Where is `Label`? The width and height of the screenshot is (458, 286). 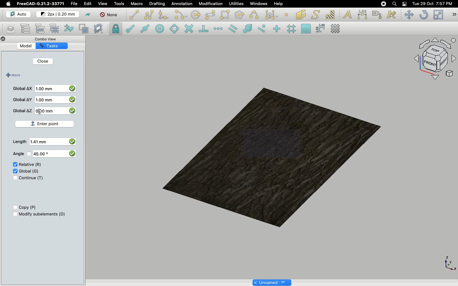
Label is located at coordinates (378, 15).